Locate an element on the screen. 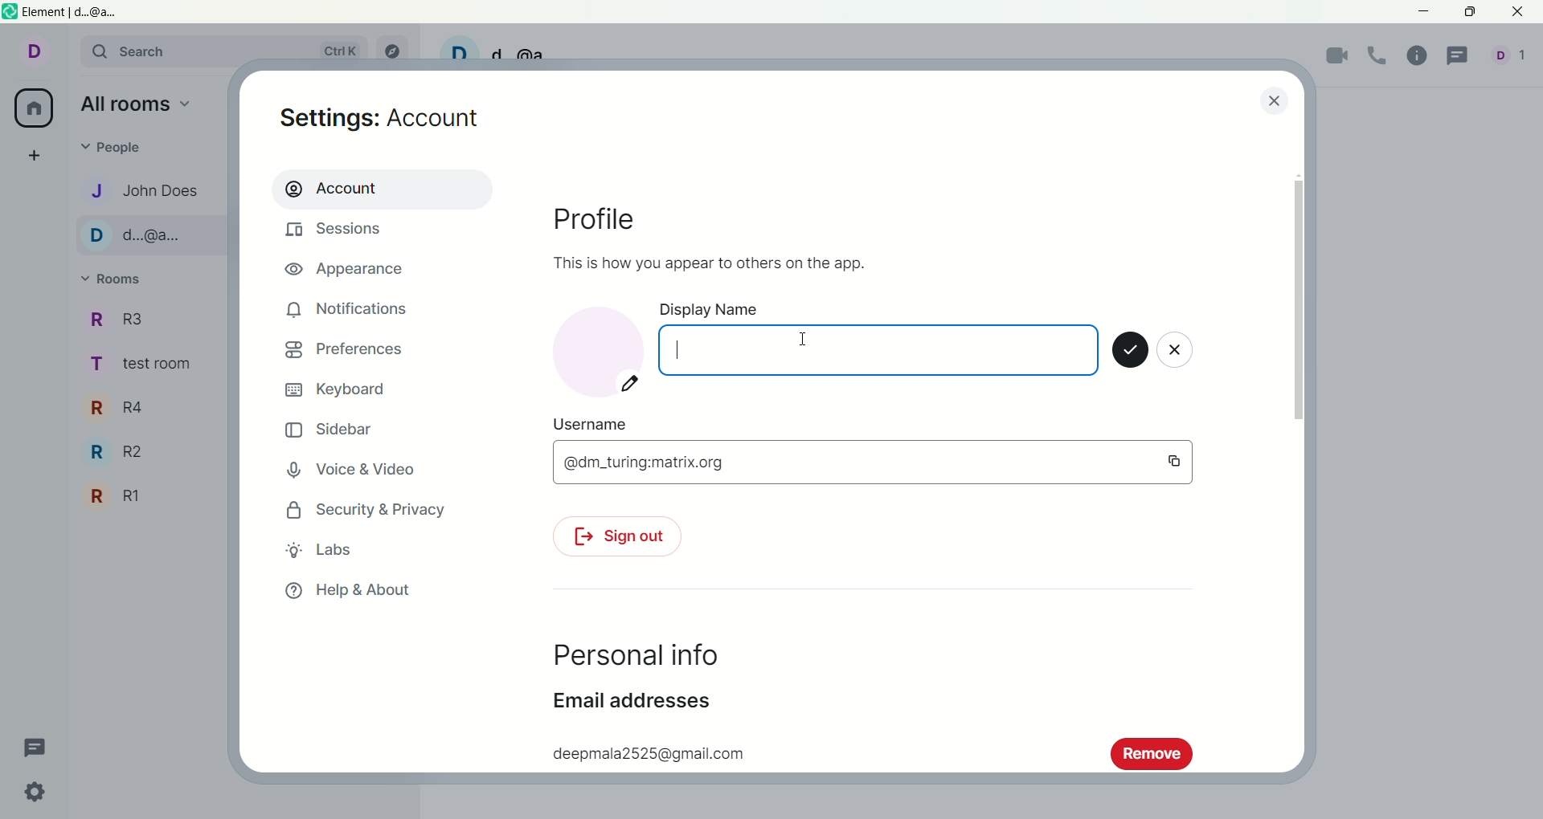  appearance is located at coordinates (351, 271).